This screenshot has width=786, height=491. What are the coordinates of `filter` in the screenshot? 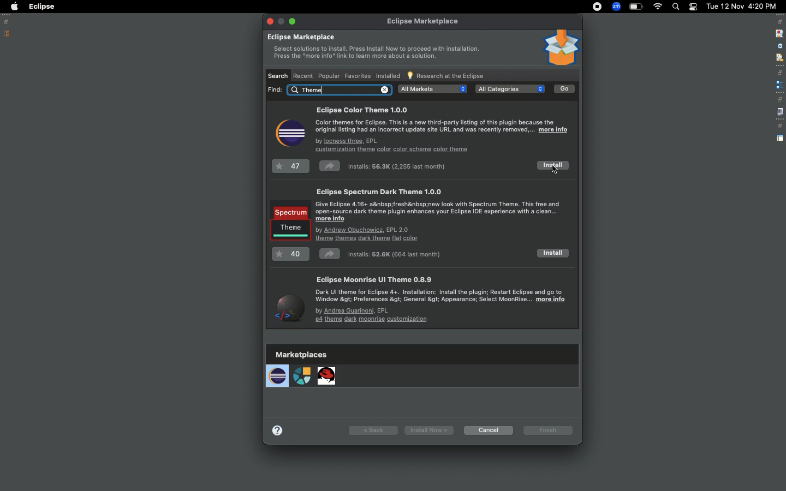 It's located at (779, 57).